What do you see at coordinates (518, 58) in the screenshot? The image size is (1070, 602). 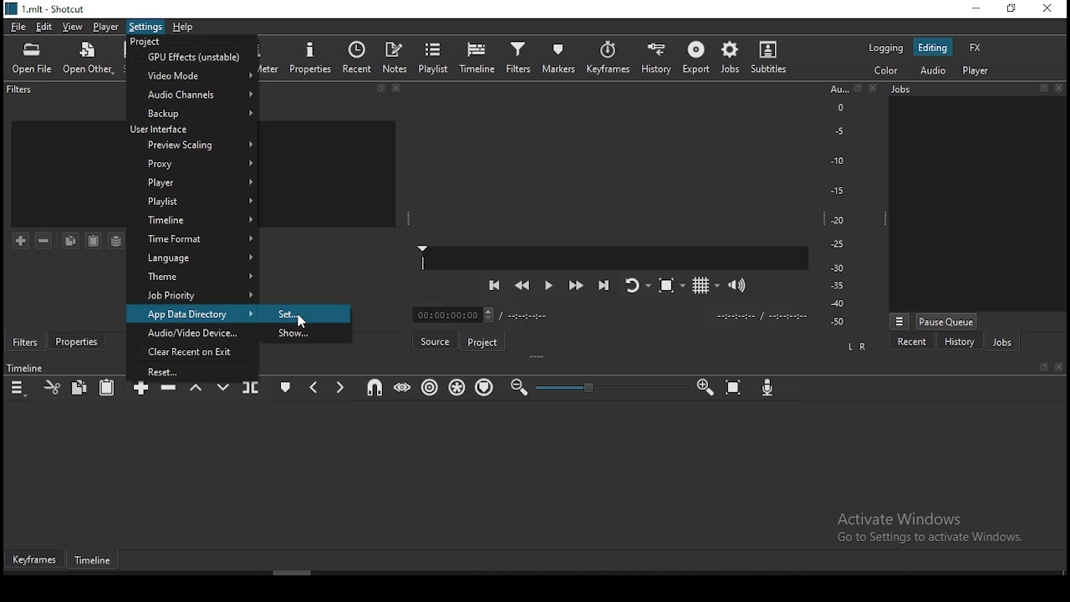 I see `filters` at bounding box center [518, 58].